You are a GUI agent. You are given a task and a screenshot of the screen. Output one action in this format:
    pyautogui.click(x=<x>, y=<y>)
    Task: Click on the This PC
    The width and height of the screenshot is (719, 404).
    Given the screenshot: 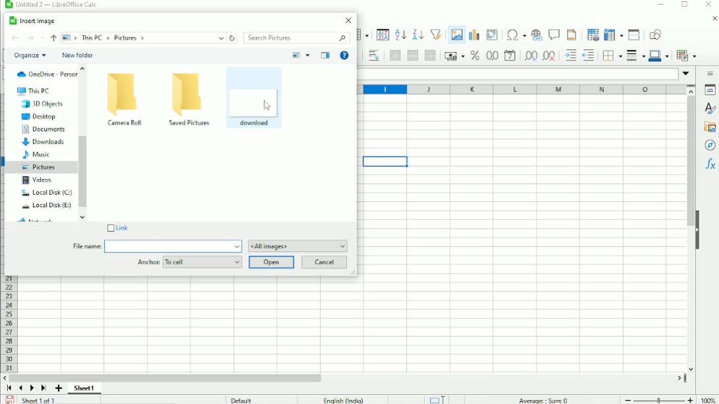 What is the action you would take?
    pyautogui.click(x=34, y=91)
    